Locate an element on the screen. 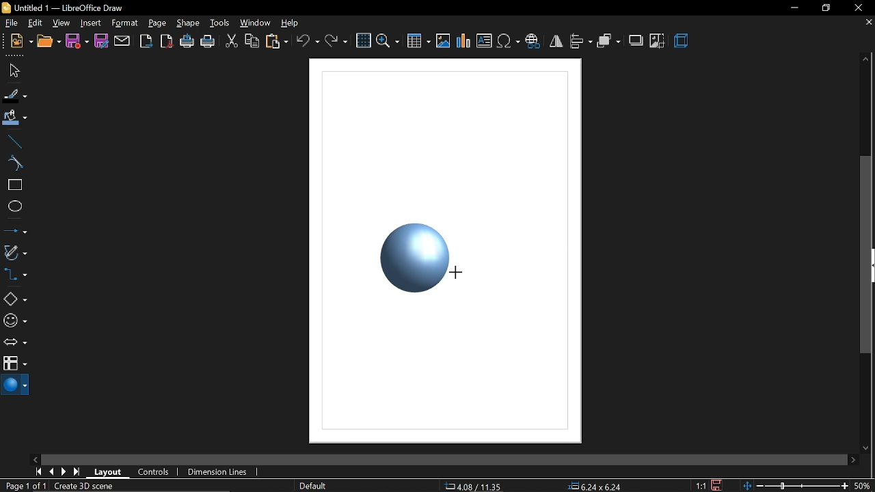 This screenshot has width=875, height=492. redo is located at coordinates (336, 40).